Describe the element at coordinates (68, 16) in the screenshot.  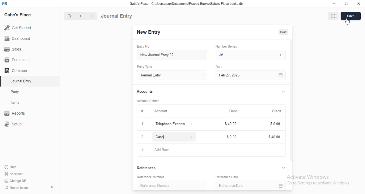
I see `Search` at that location.